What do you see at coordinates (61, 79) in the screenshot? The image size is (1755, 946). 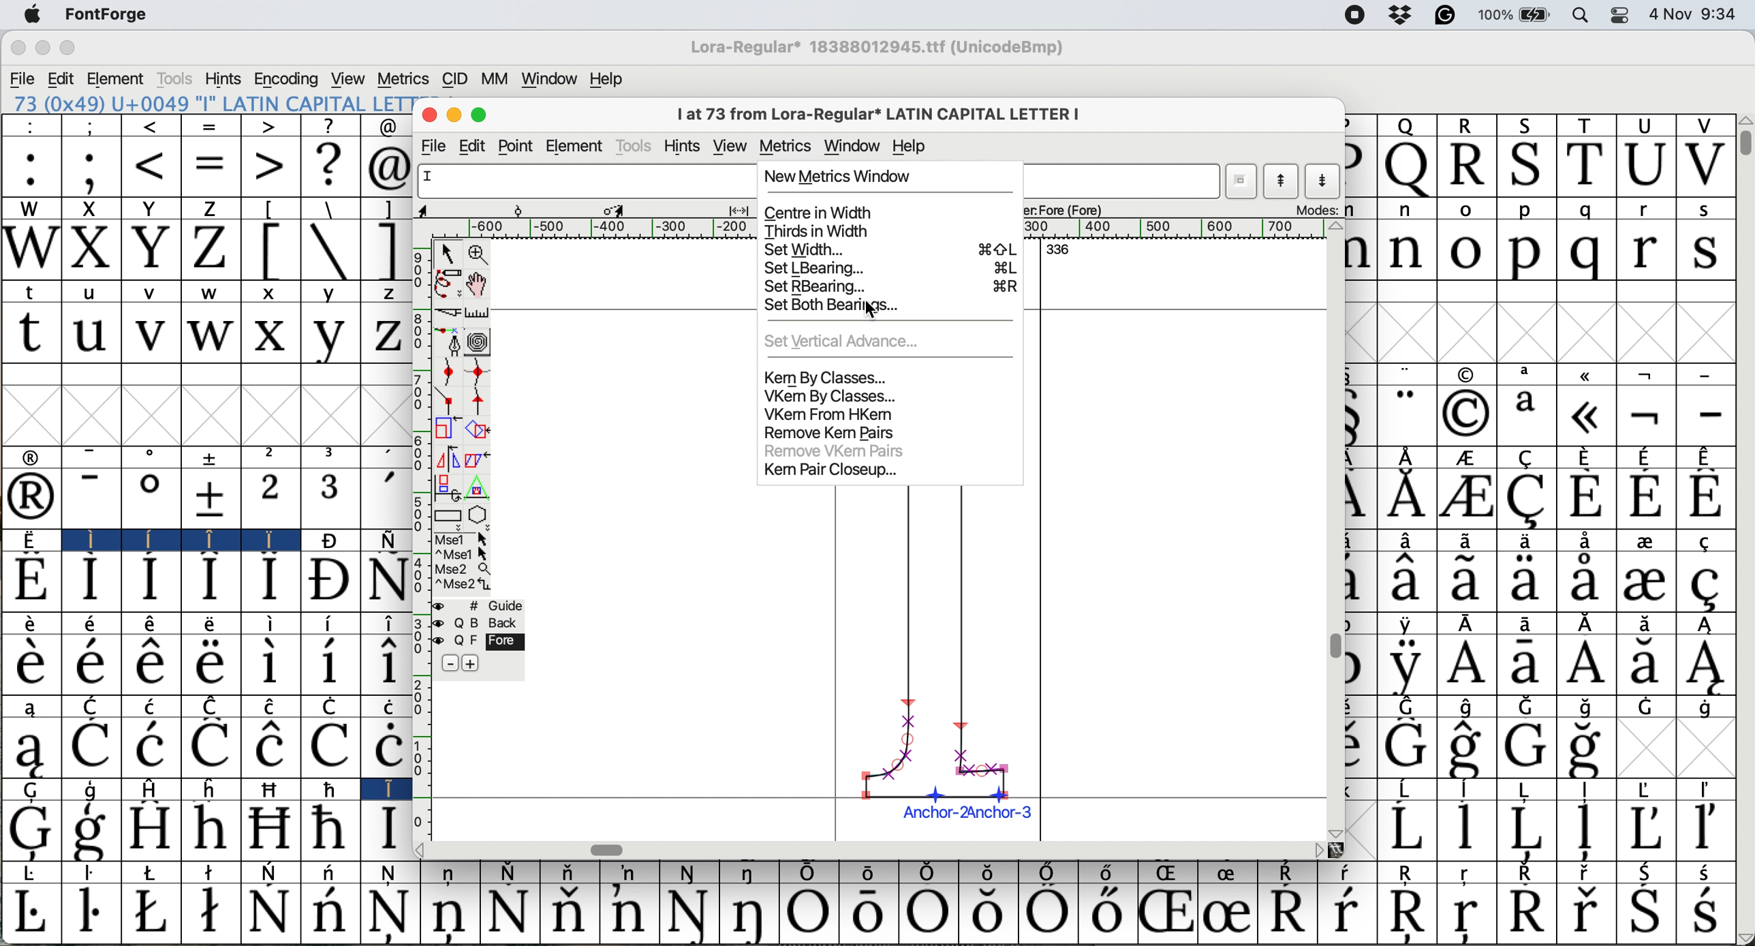 I see `edit` at bounding box center [61, 79].